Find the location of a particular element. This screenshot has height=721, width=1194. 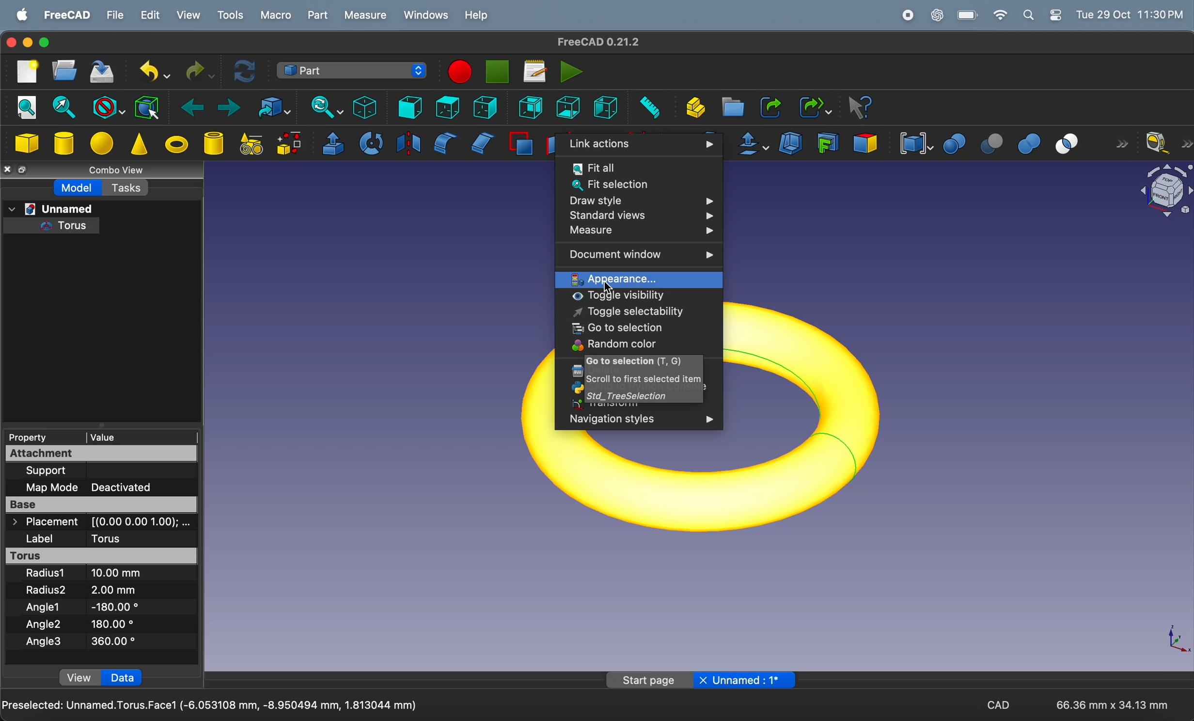

random color is located at coordinates (617, 345).